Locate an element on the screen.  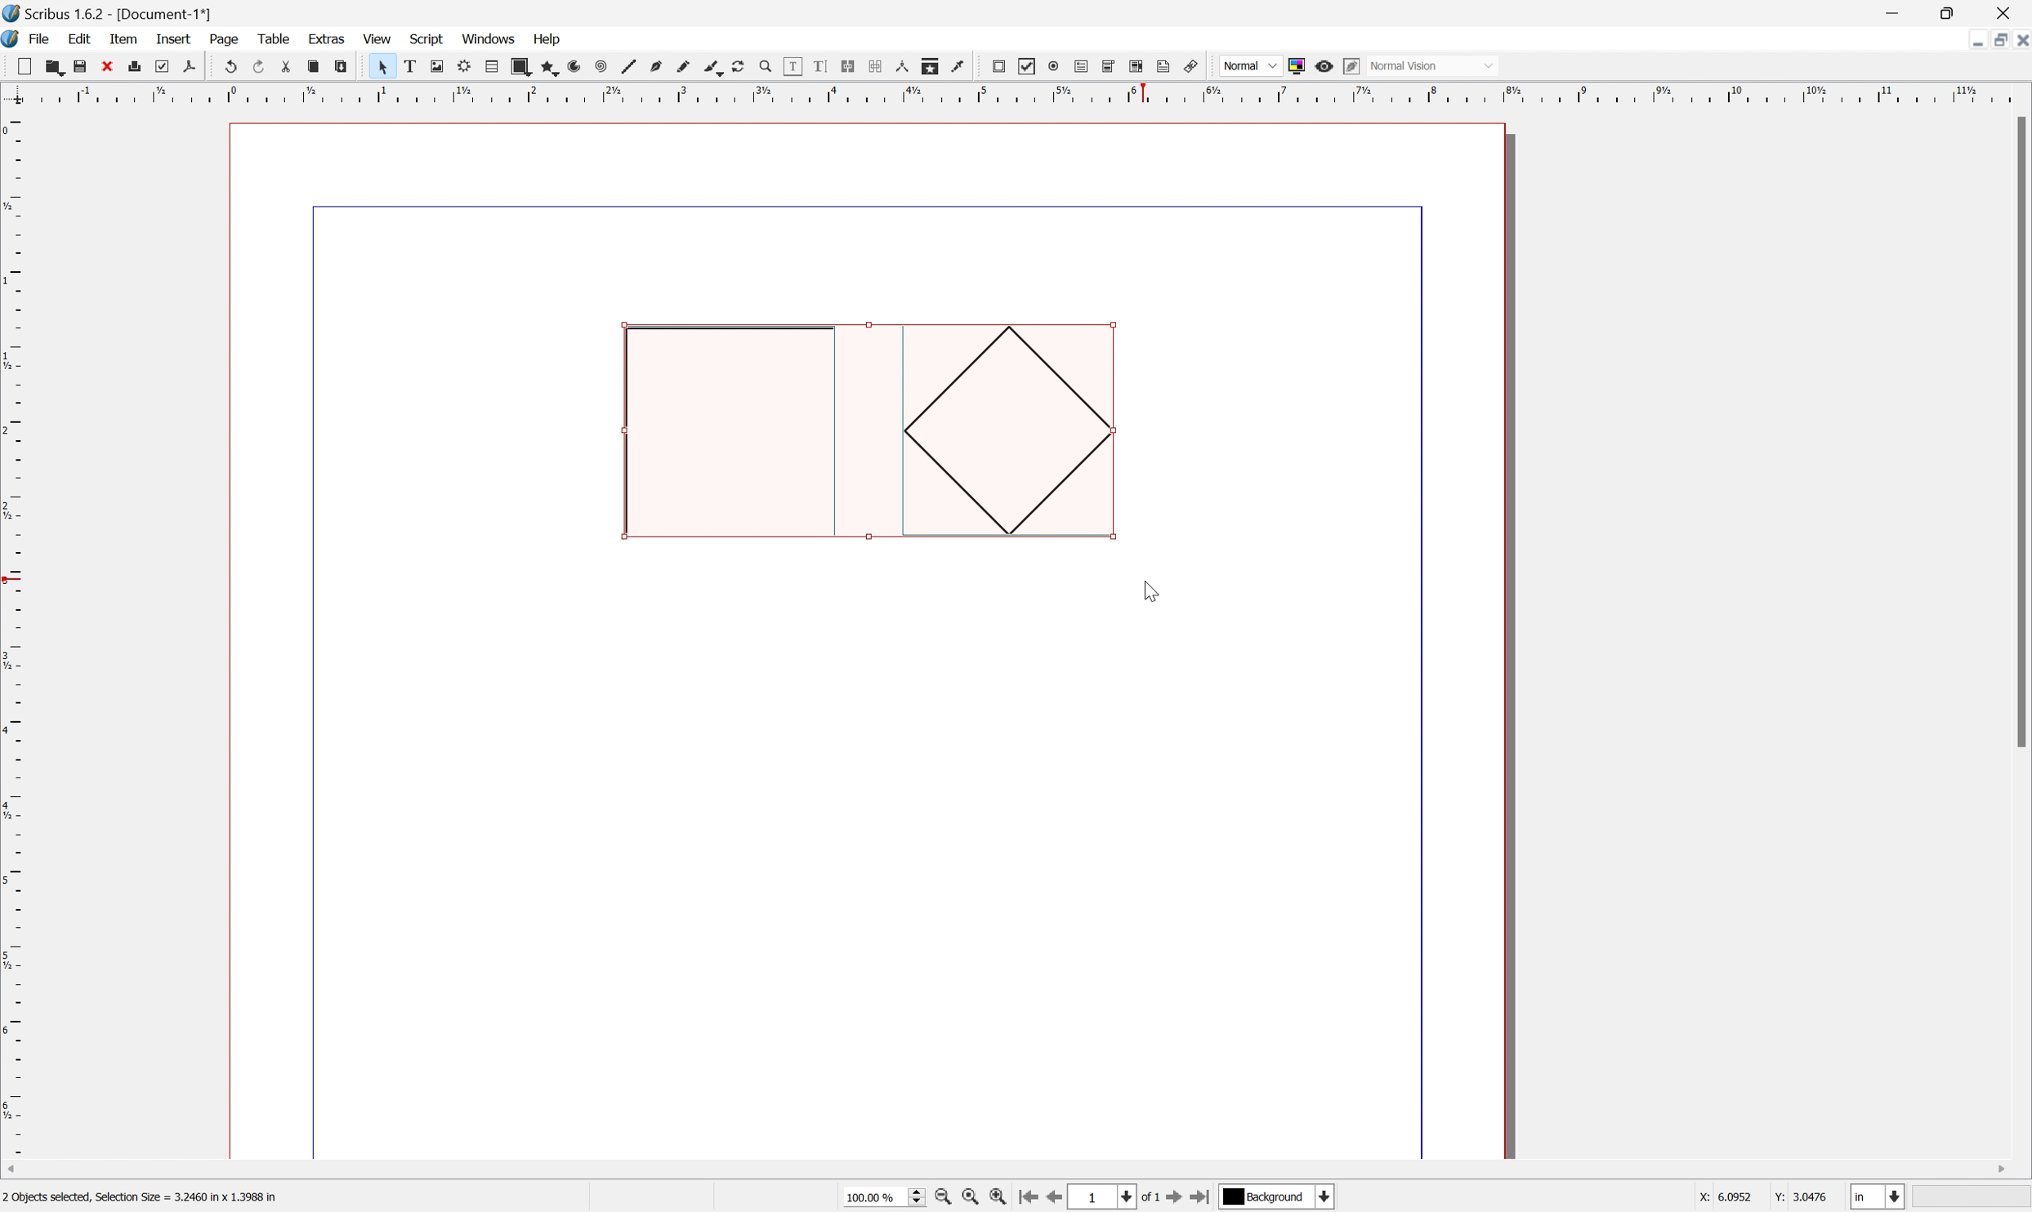
render frame is located at coordinates (461, 65).